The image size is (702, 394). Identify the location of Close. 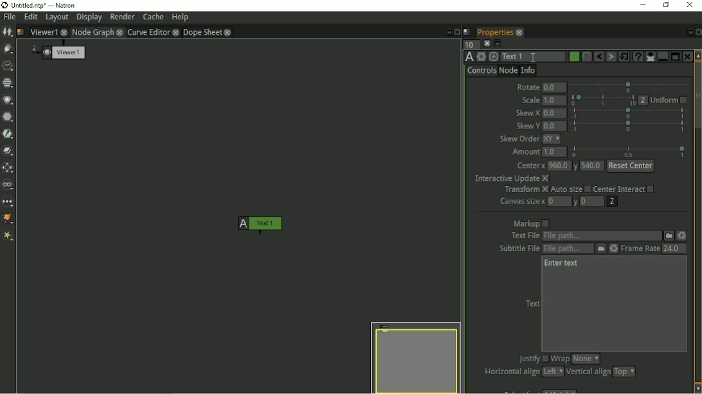
(458, 33).